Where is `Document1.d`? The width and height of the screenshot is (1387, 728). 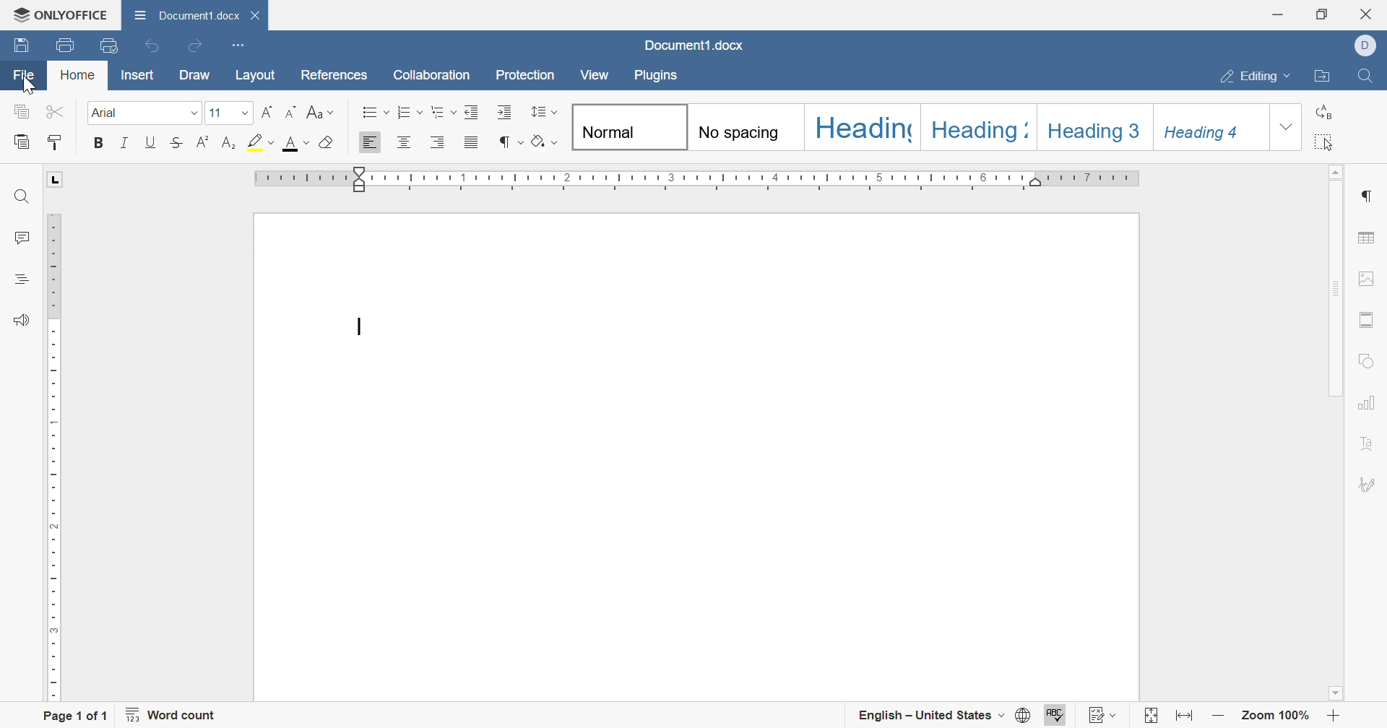 Document1.d is located at coordinates (184, 14).